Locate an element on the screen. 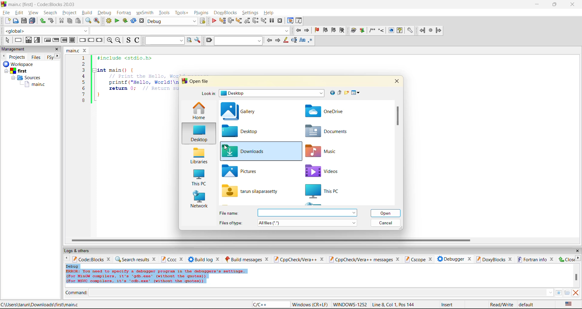 This screenshot has height=309, width=582. jump back is located at coordinates (298, 30).